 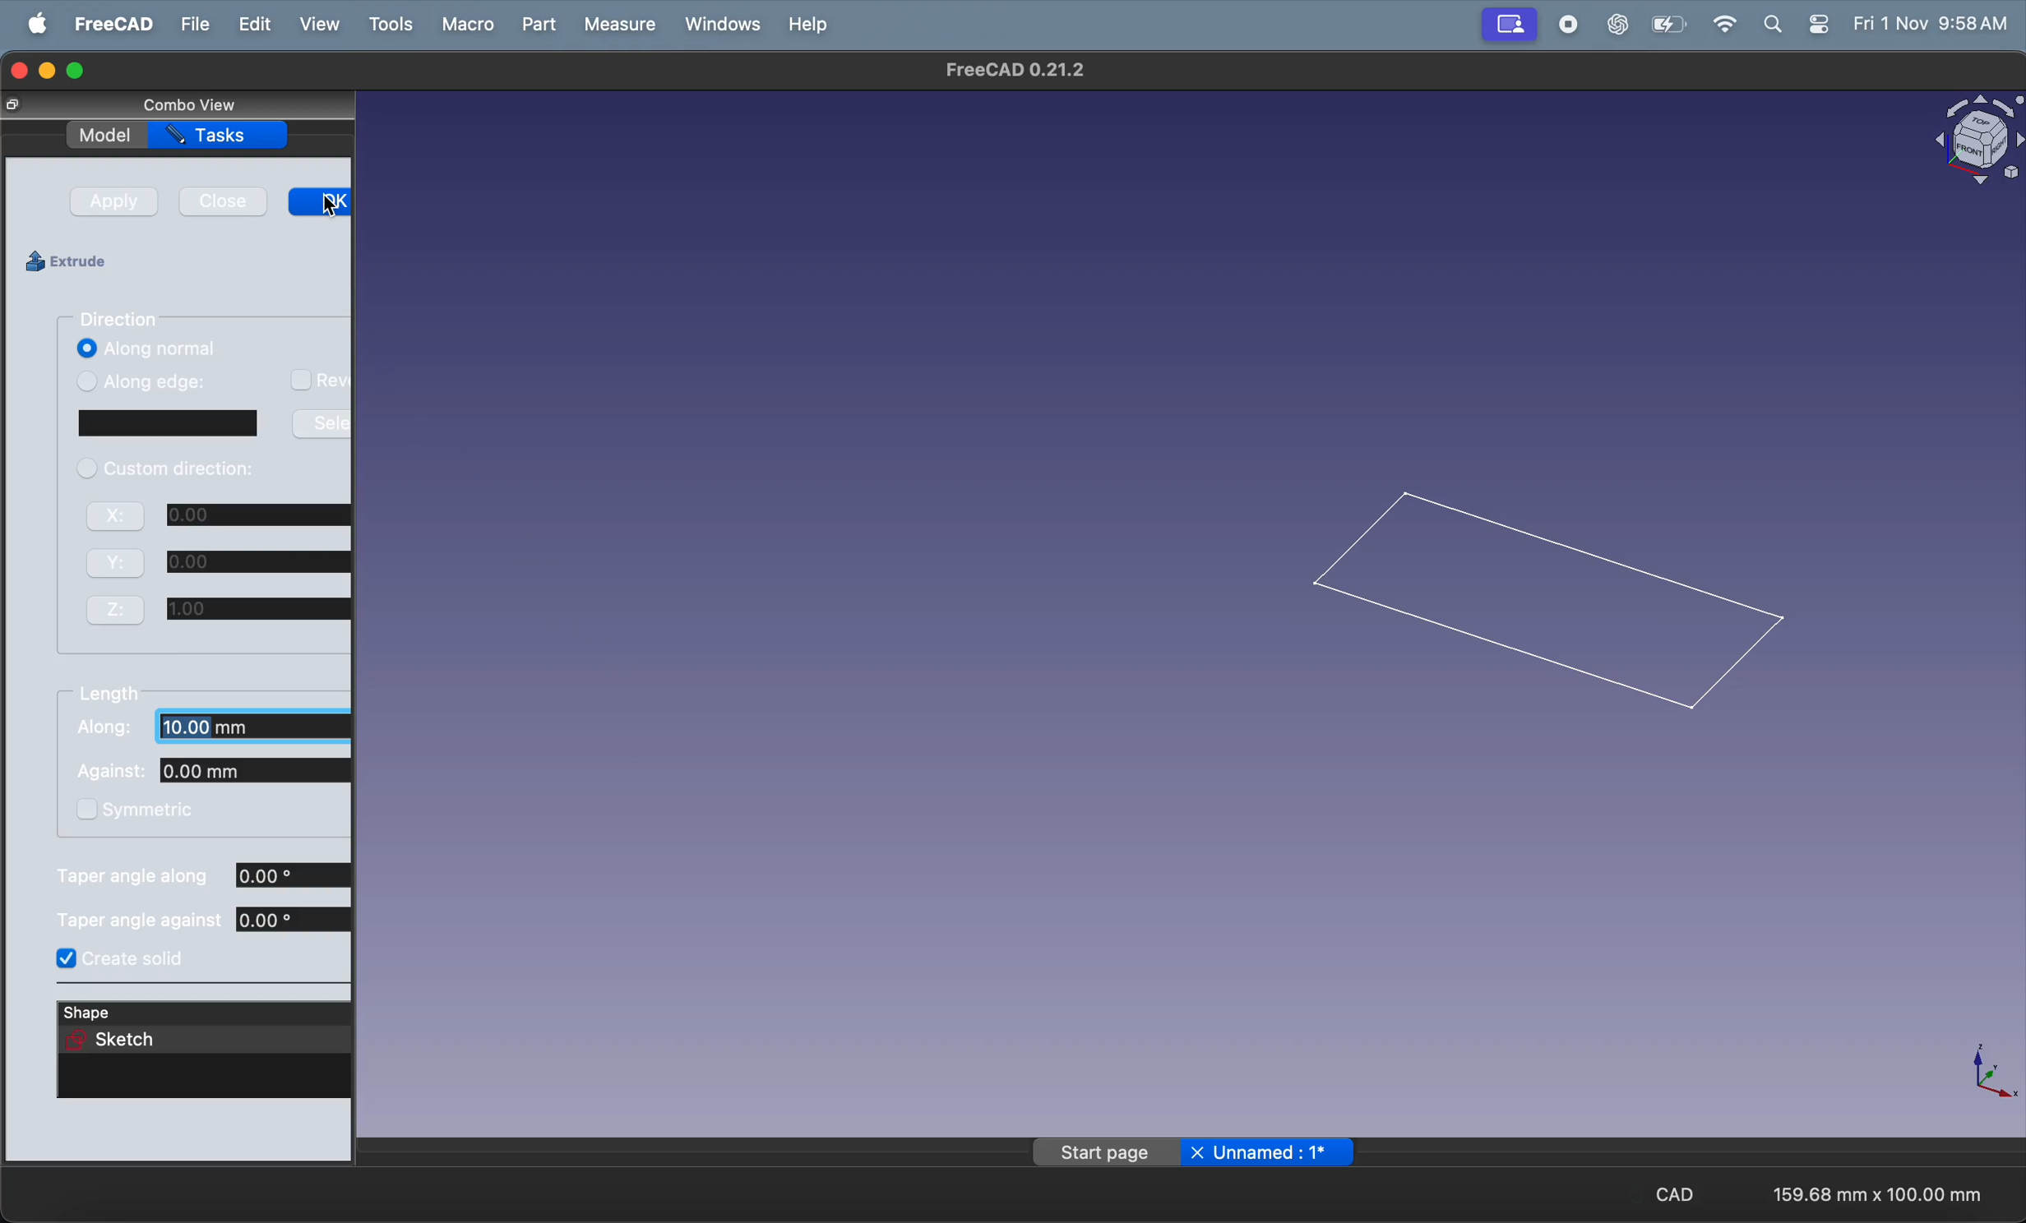 What do you see at coordinates (187, 23) in the screenshot?
I see `file` at bounding box center [187, 23].